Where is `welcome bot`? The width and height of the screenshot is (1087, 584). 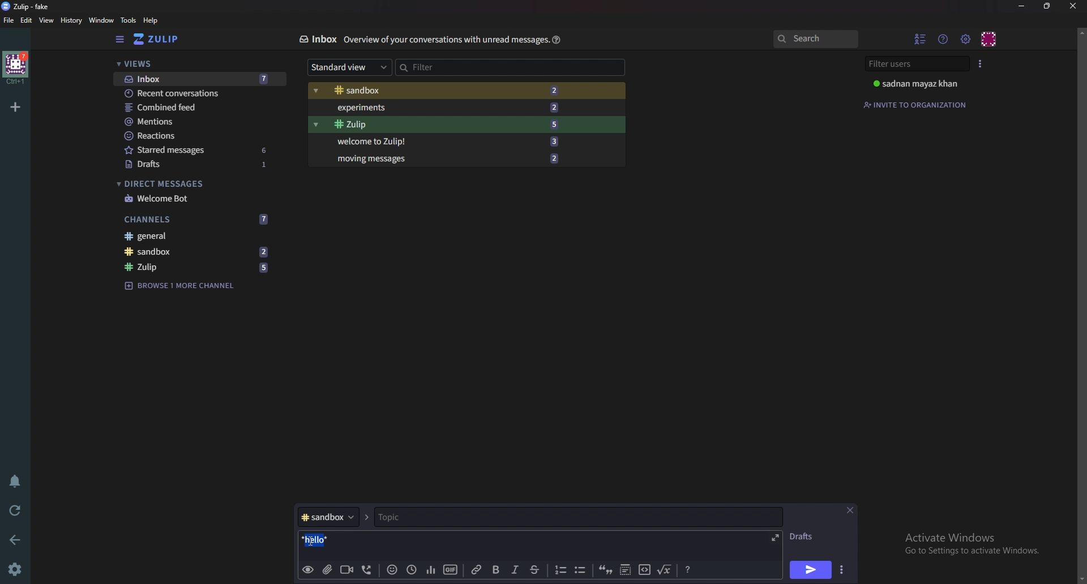
welcome bot is located at coordinates (196, 198).